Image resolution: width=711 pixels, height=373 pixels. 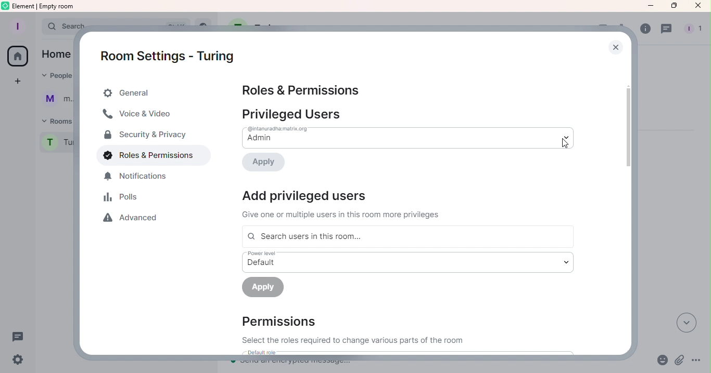 What do you see at coordinates (695, 362) in the screenshot?
I see `More options` at bounding box center [695, 362].